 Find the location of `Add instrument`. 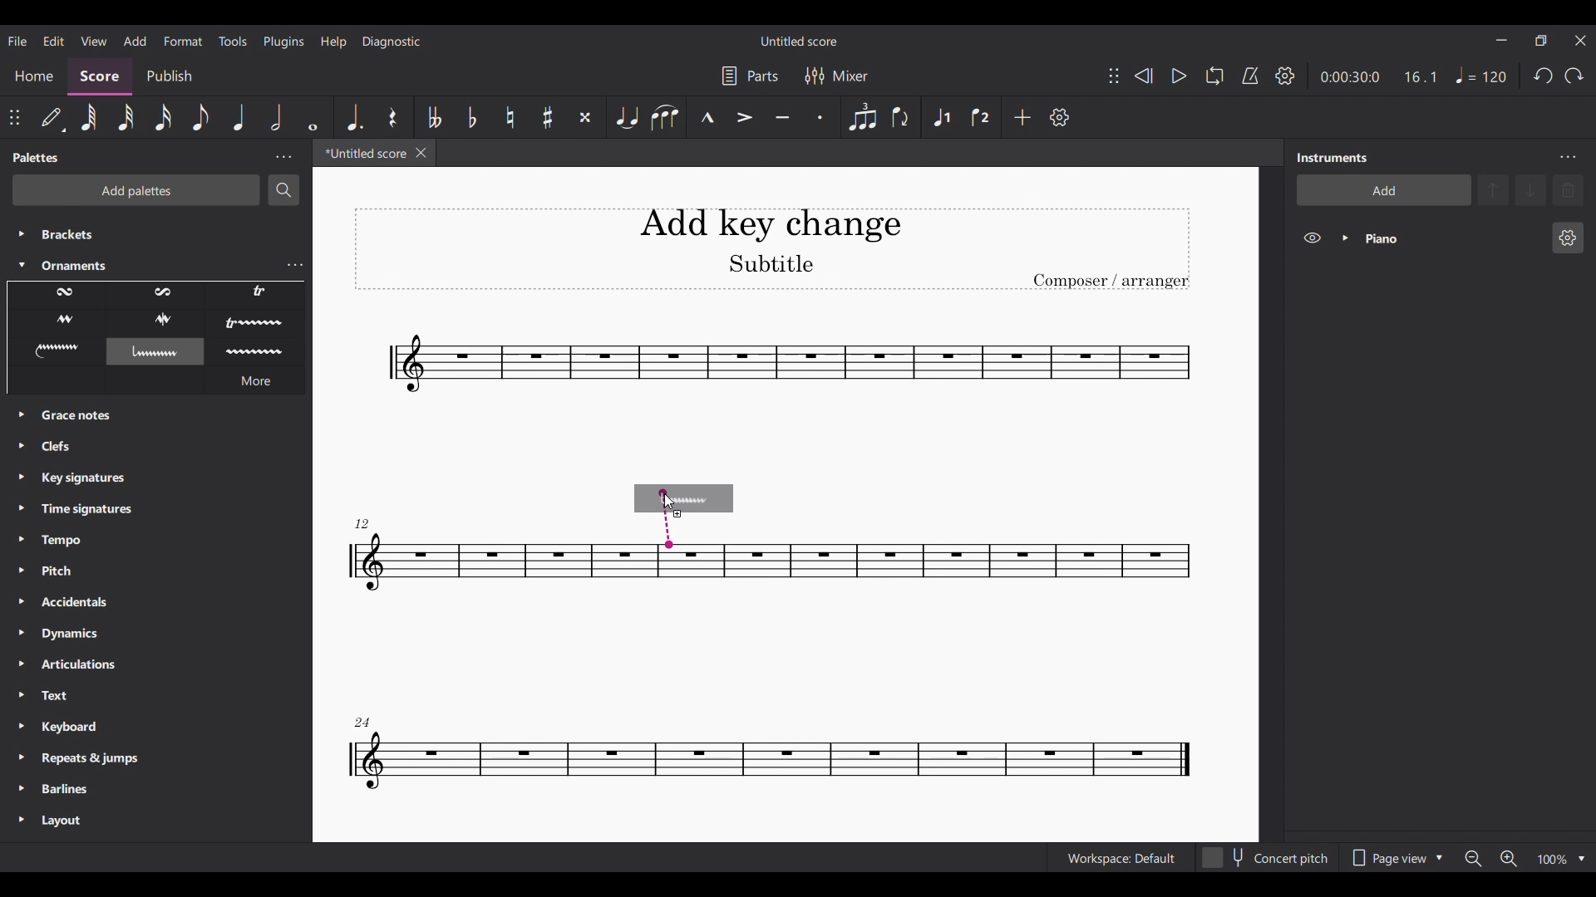

Add instrument is located at coordinates (1384, 190).